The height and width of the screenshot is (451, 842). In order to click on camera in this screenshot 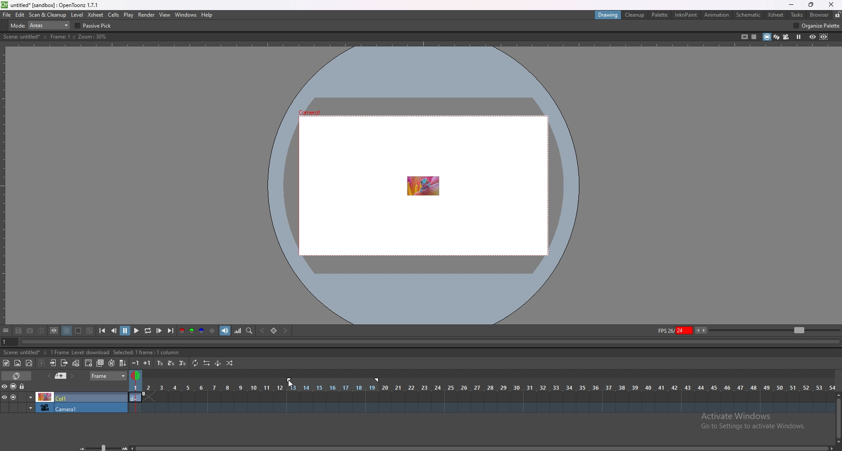, I will do `click(64, 407)`.